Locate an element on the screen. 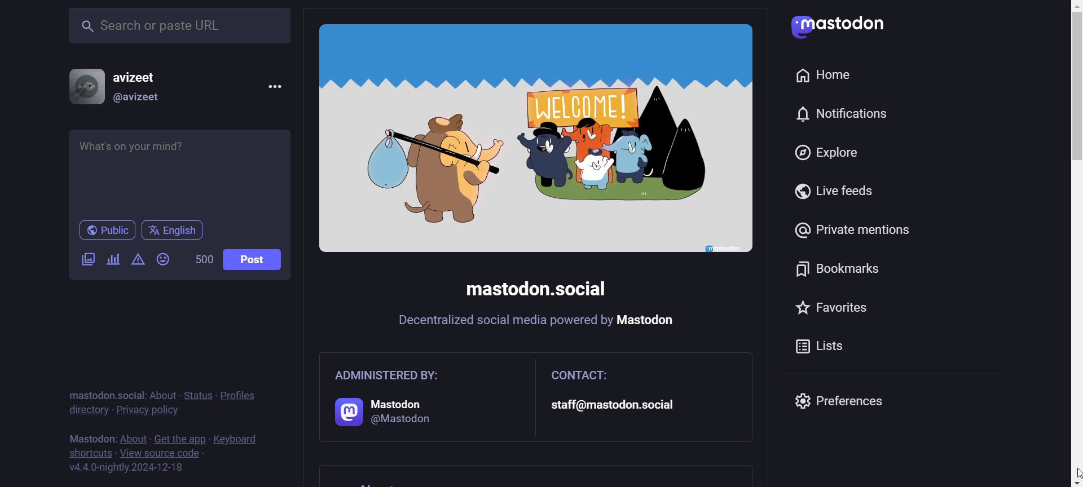 This screenshot has width=1083, height=487. preferences is located at coordinates (855, 403).